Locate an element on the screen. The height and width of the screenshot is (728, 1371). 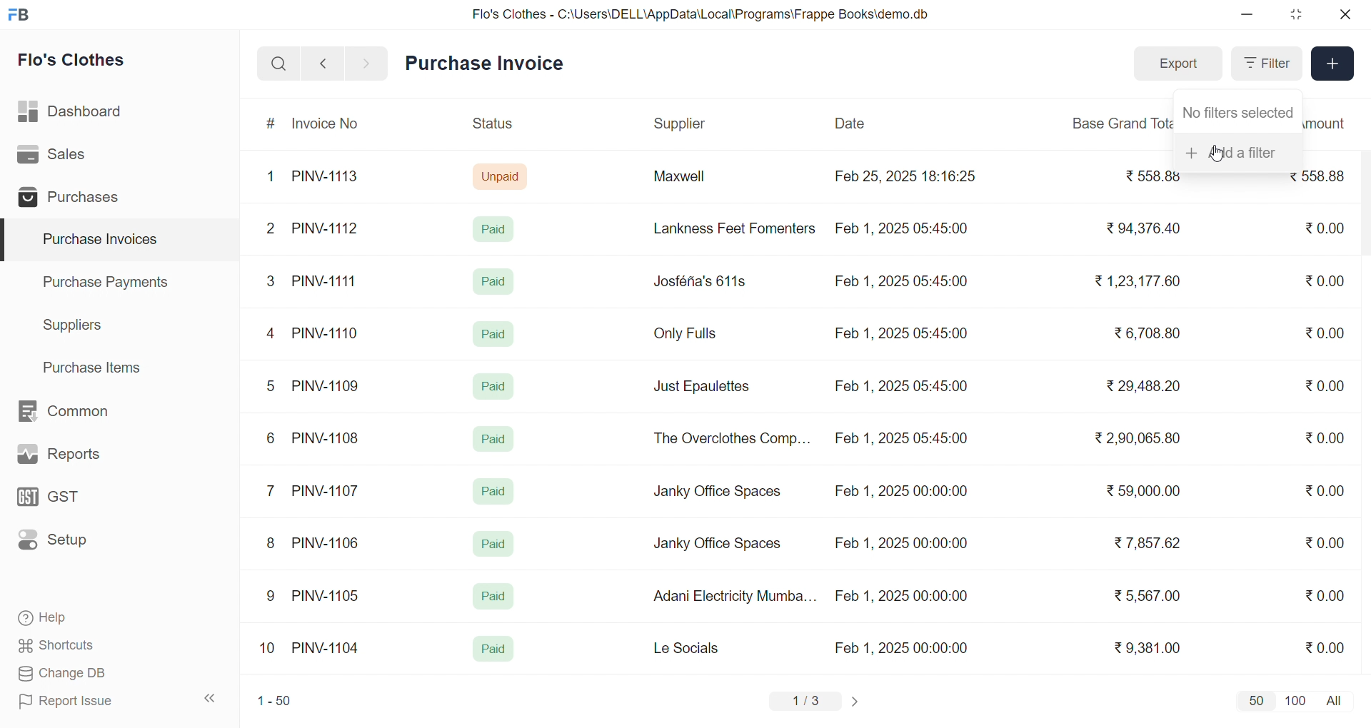
Outstanding Amount is located at coordinates (1329, 123).